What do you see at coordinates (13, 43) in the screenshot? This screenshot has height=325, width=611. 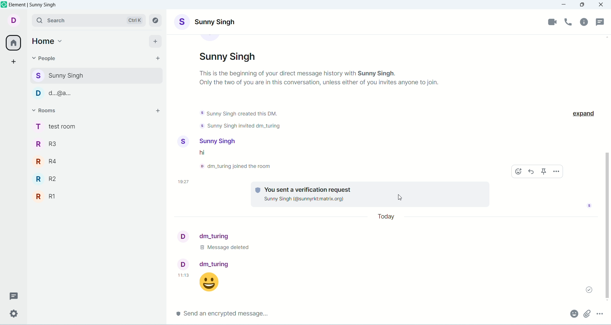 I see `home` at bounding box center [13, 43].